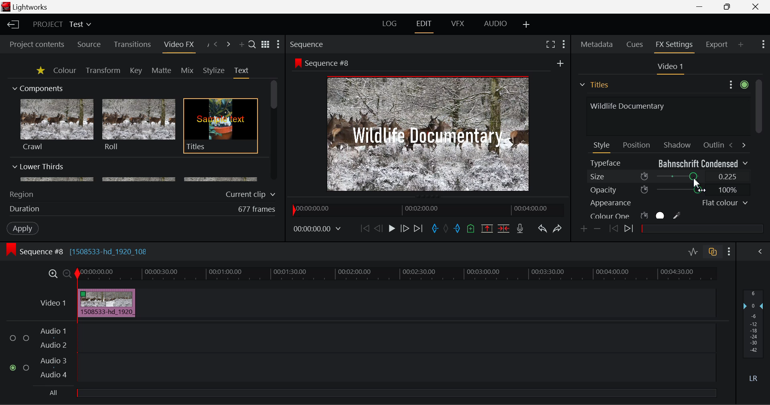 This screenshot has width=770, height=405. I want to click on Undo, so click(542, 229).